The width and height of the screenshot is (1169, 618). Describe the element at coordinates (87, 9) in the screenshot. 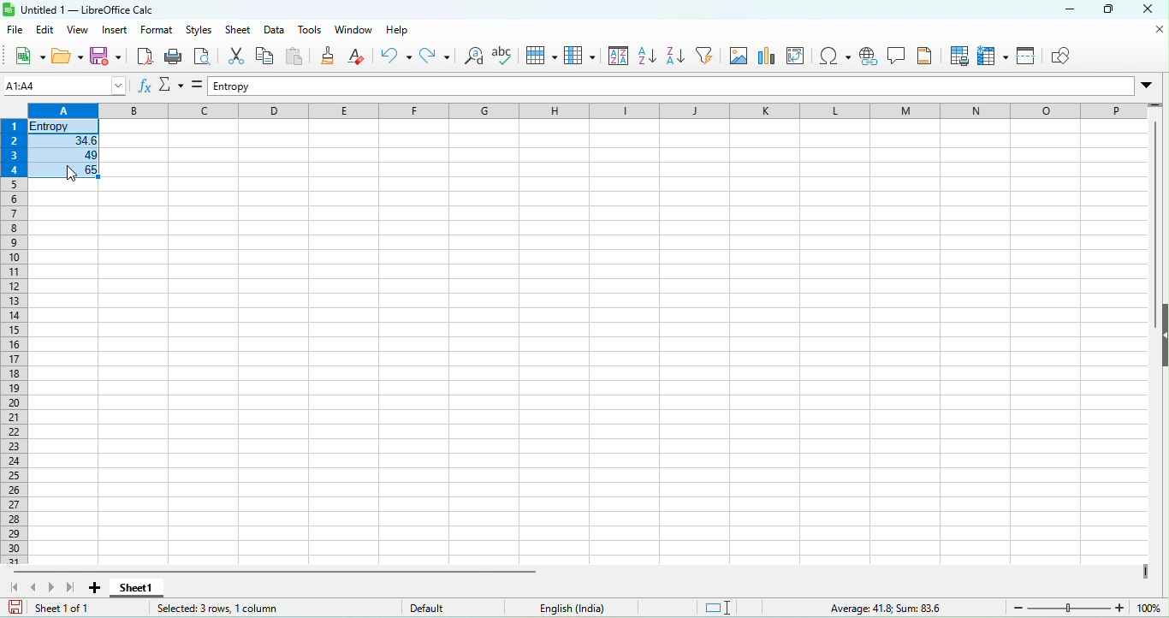

I see `untitled 1-libre office calc` at that location.